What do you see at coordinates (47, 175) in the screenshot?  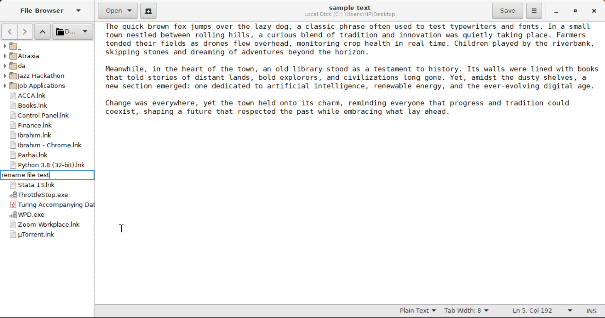 I see `Rename file test` at bounding box center [47, 175].